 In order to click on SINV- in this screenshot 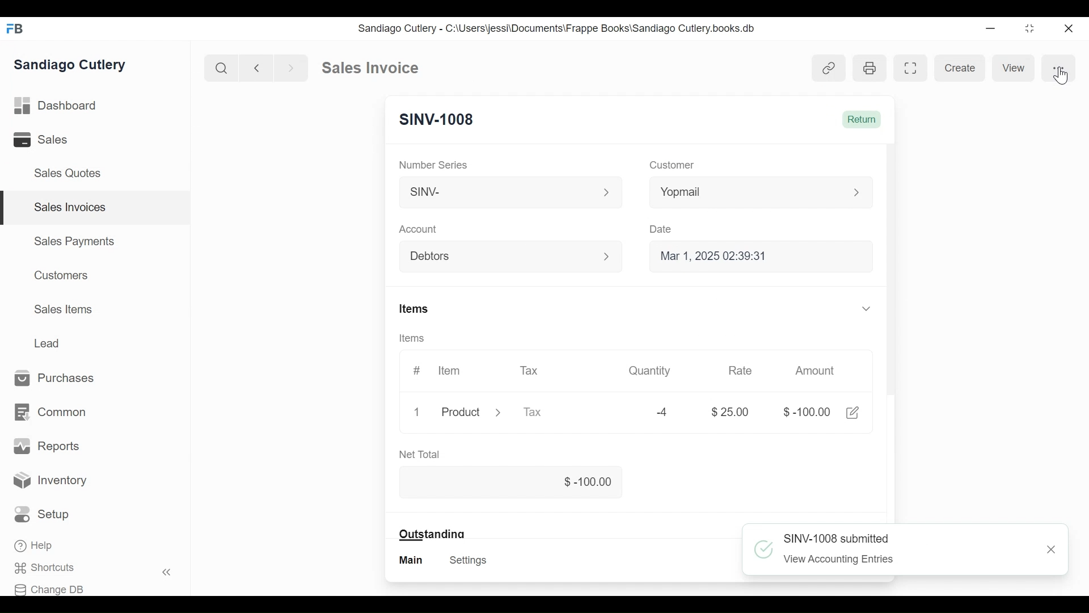, I will do `click(506, 191)`.